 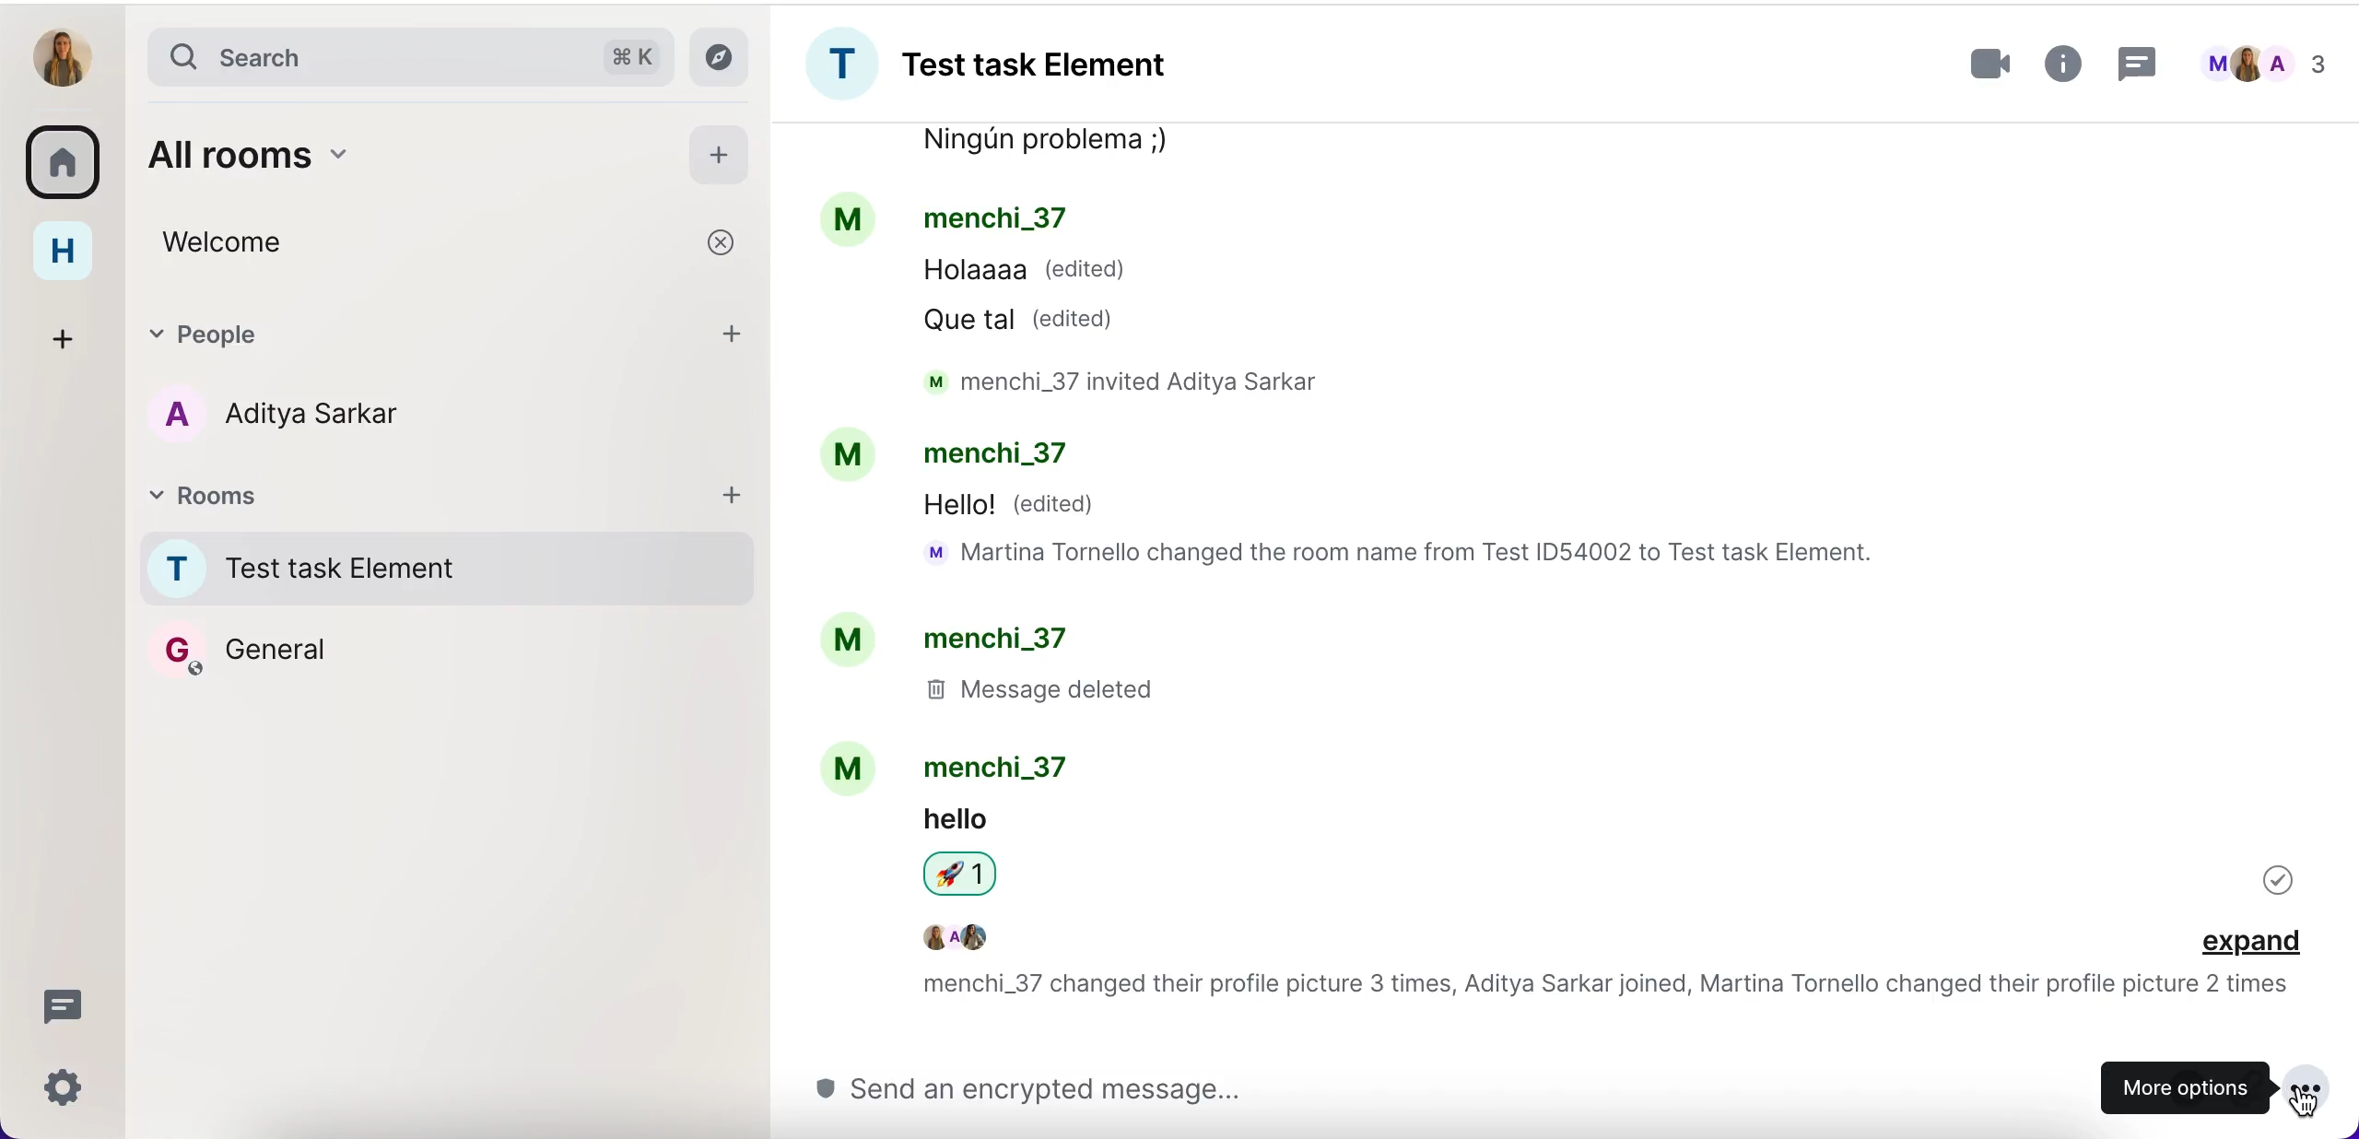 What do you see at coordinates (65, 161) in the screenshot?
I see `rooms` at bounding box center [65, 161].